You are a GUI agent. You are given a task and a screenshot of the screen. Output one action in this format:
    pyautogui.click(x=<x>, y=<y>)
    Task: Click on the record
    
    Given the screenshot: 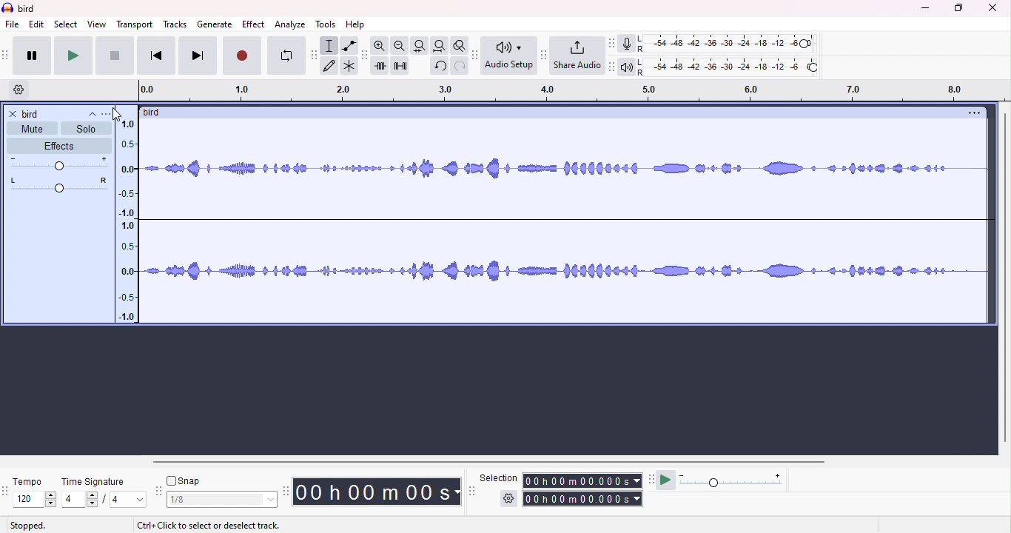 What is the action you would take?
    pyautogui.click(x=242, y=55)
    